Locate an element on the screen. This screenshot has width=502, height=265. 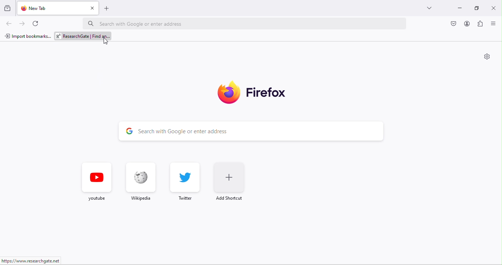
twitter is located at coordinates (185, 181).